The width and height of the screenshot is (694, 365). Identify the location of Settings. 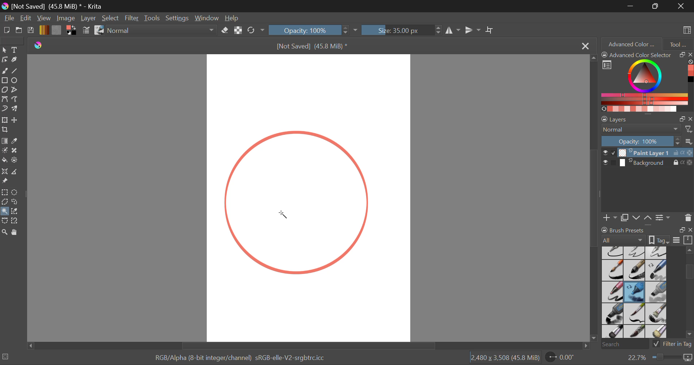
(663, 217).